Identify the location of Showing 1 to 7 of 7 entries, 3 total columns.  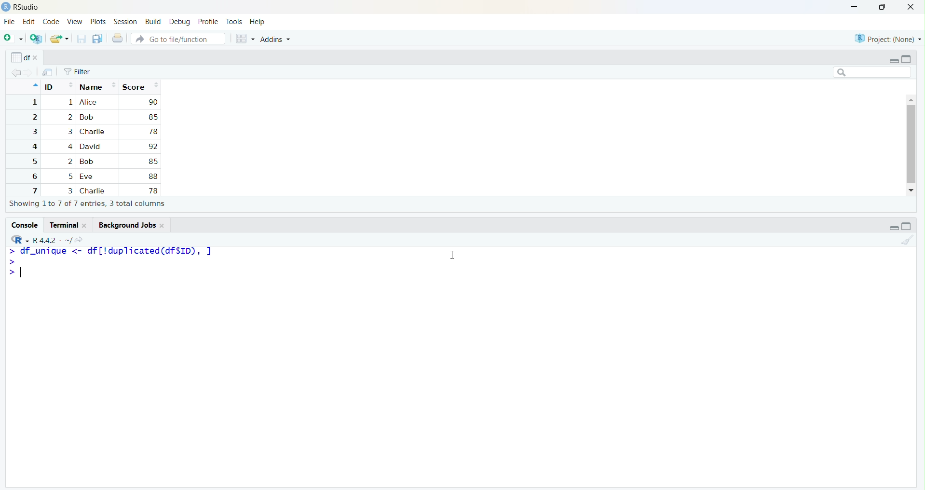
(88, 204).